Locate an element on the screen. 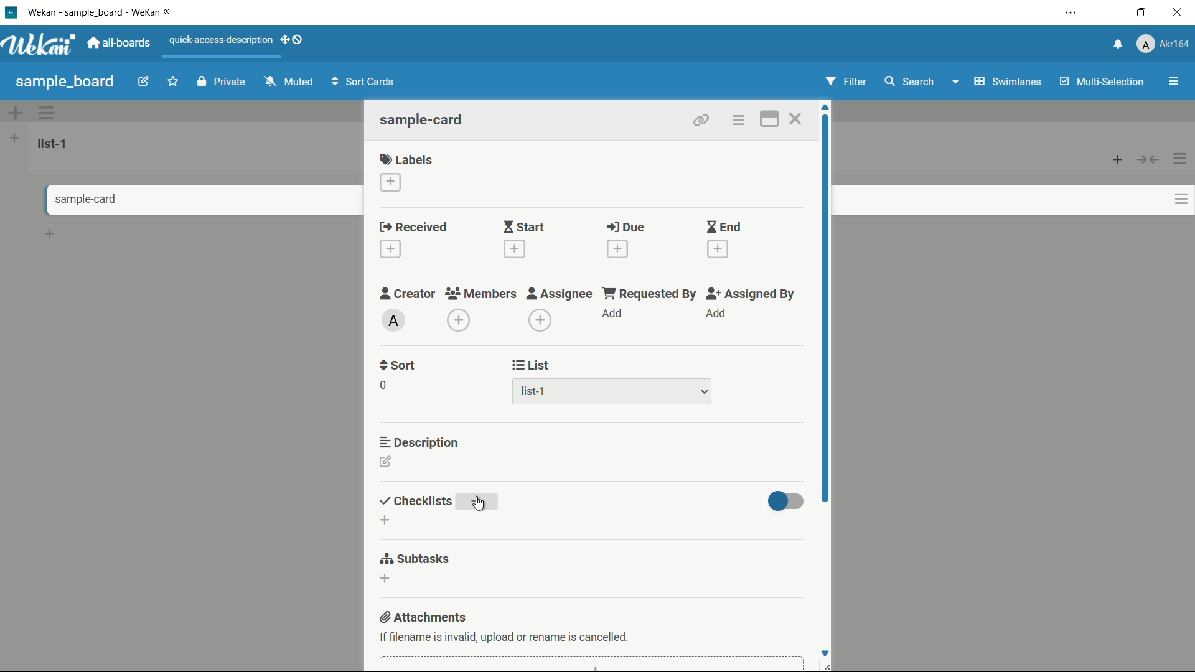 The height and width of the screenshot is (672, 1195). scroll bar is located at coordinates (827, 310).